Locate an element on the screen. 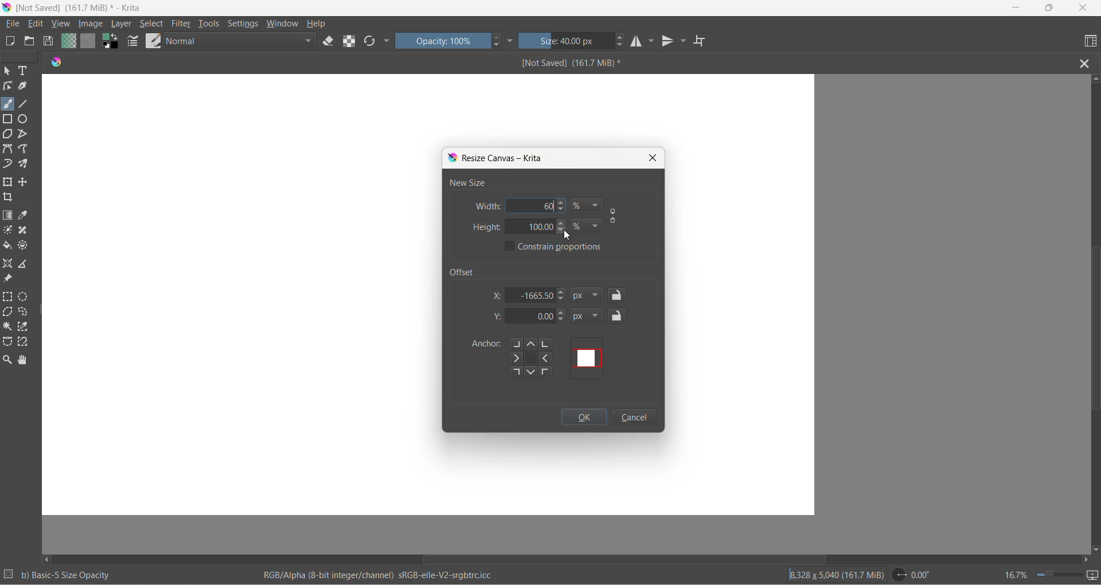  brush settings is located at coordinates (134, 44).